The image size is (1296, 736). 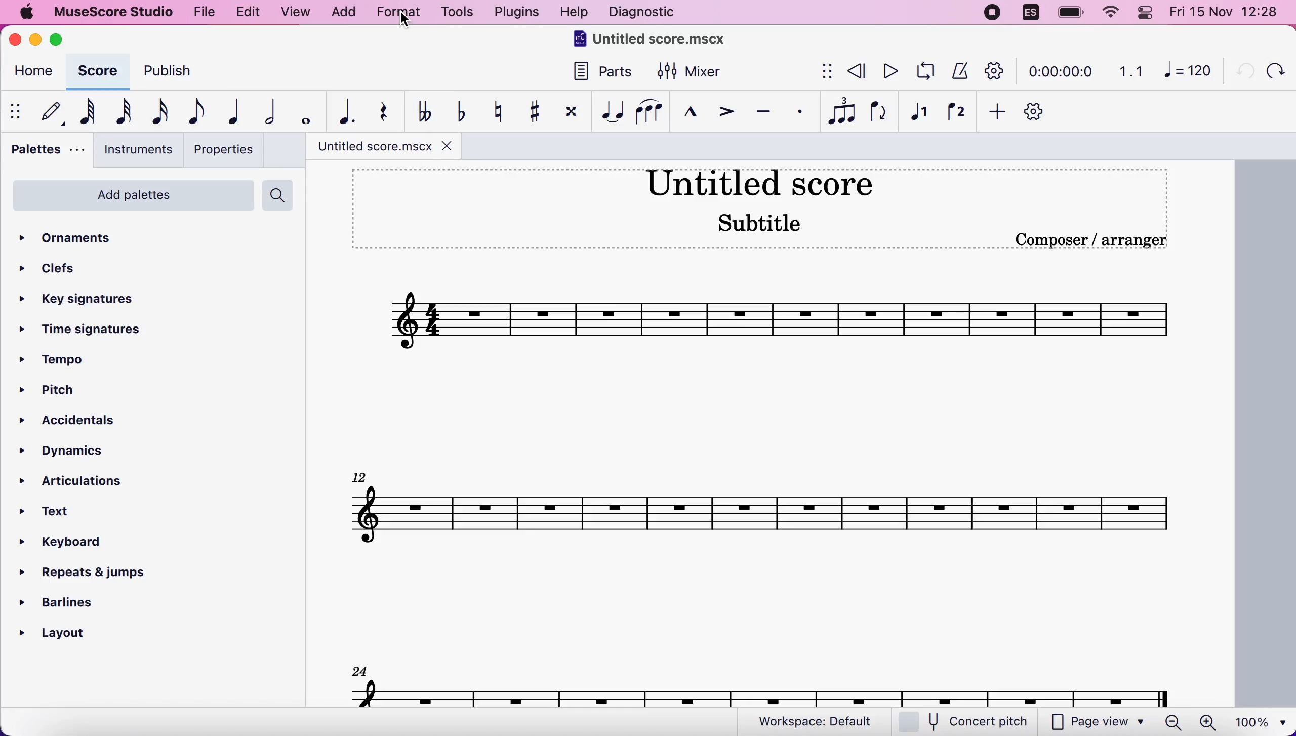 What do you see at coordinates (533, 112) in the screenshot?
I see `toggle sharp` at bounding box center [533, 112].